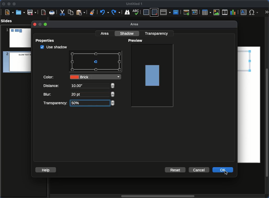 The width and height of the screenshot is (269, 198). Describe the element at coordinates (9, 12) in the screenshot. I see `New` at that location.